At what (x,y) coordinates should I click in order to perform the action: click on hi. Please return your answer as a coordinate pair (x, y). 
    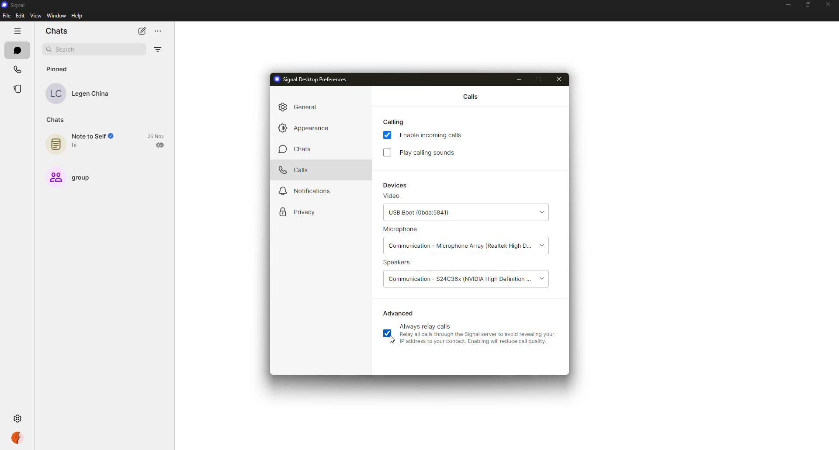
    Looking at the image, I should click on (80, 146).